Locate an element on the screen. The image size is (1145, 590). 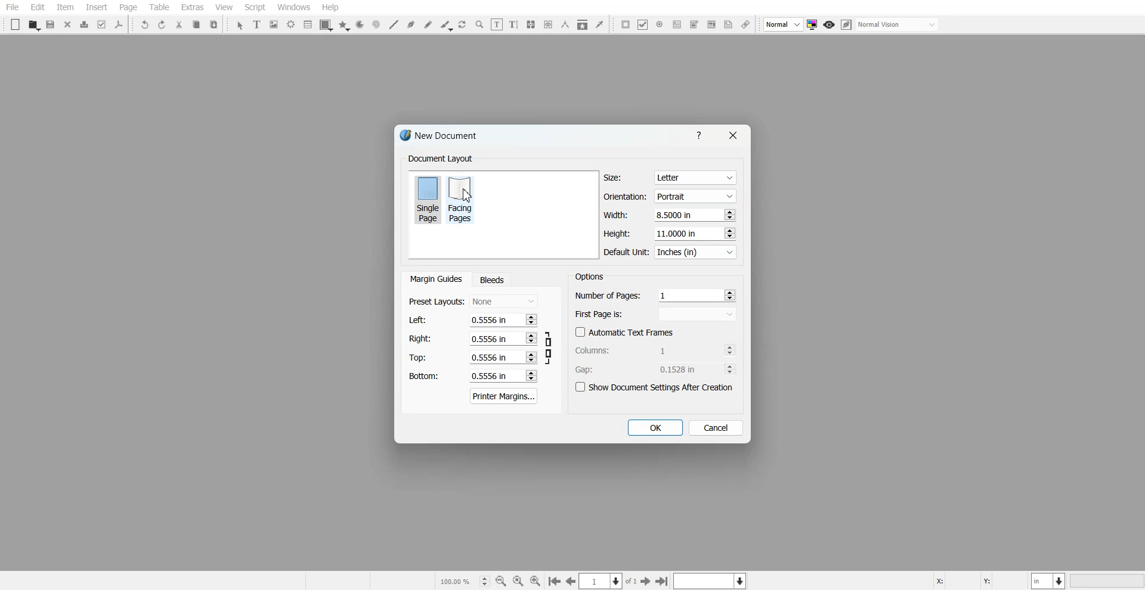
Increase and decrease No.  is located at coordinates (728, 233).